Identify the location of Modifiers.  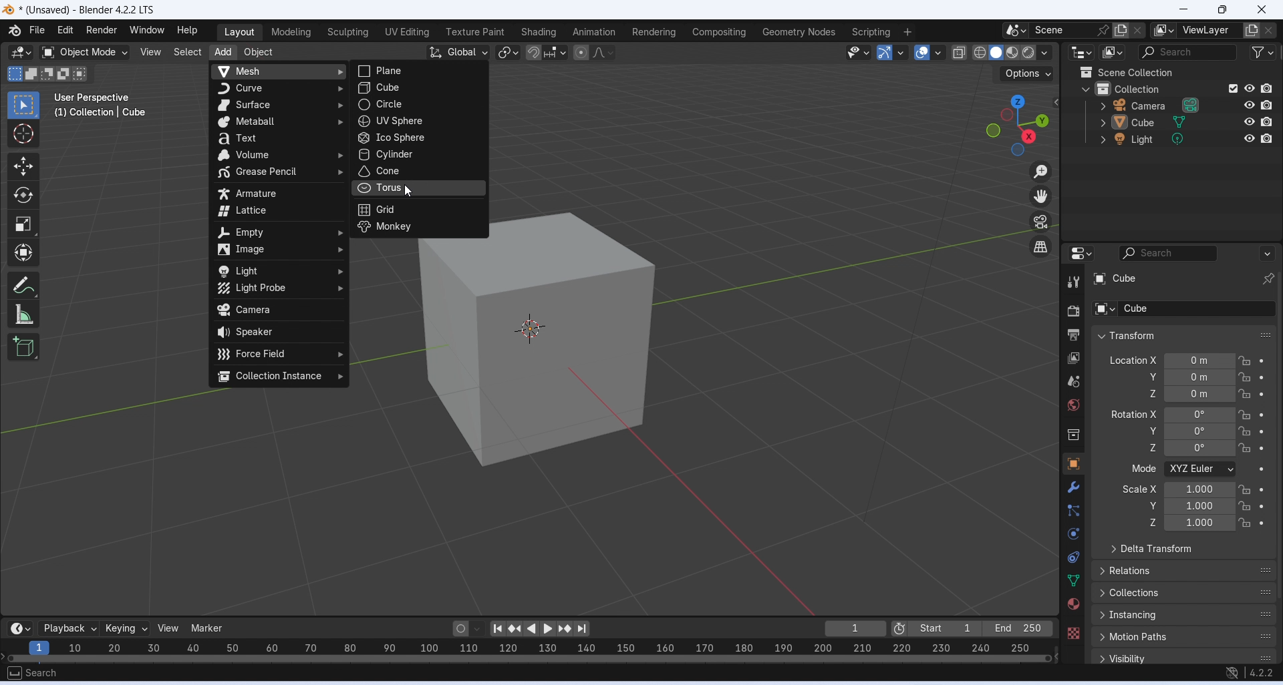
(1076, 487).